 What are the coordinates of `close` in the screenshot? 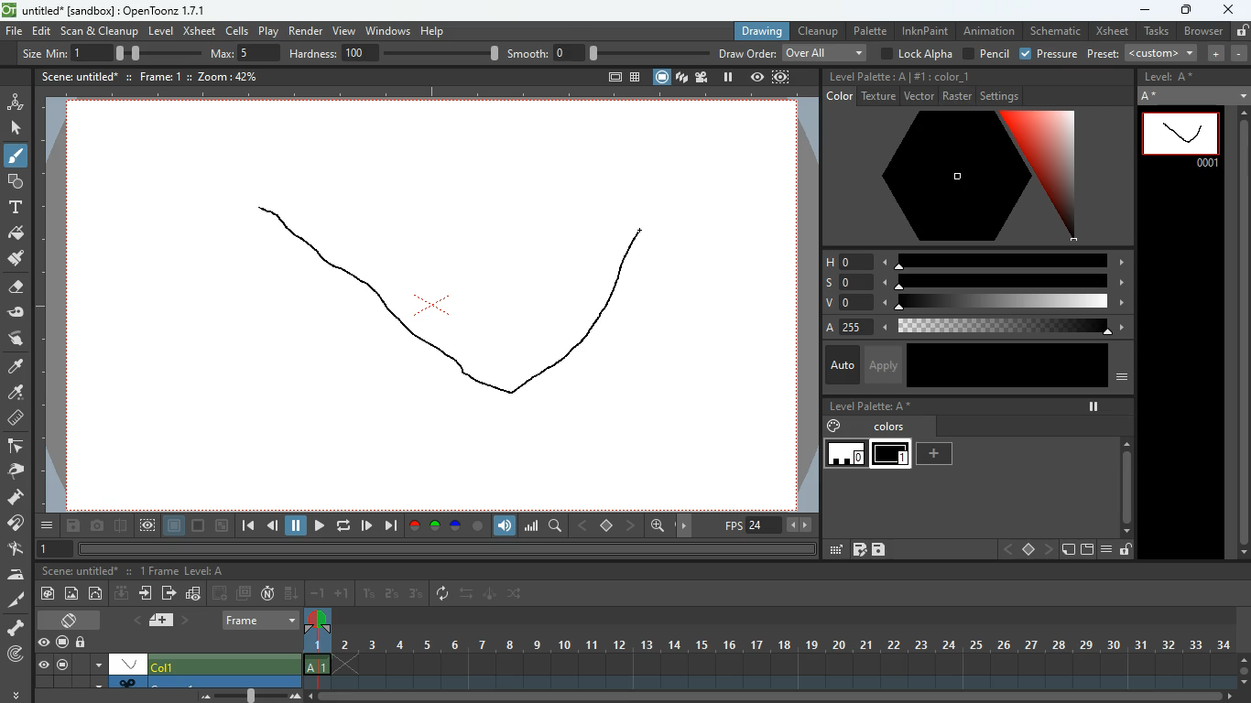 It's located at (1229, 8).